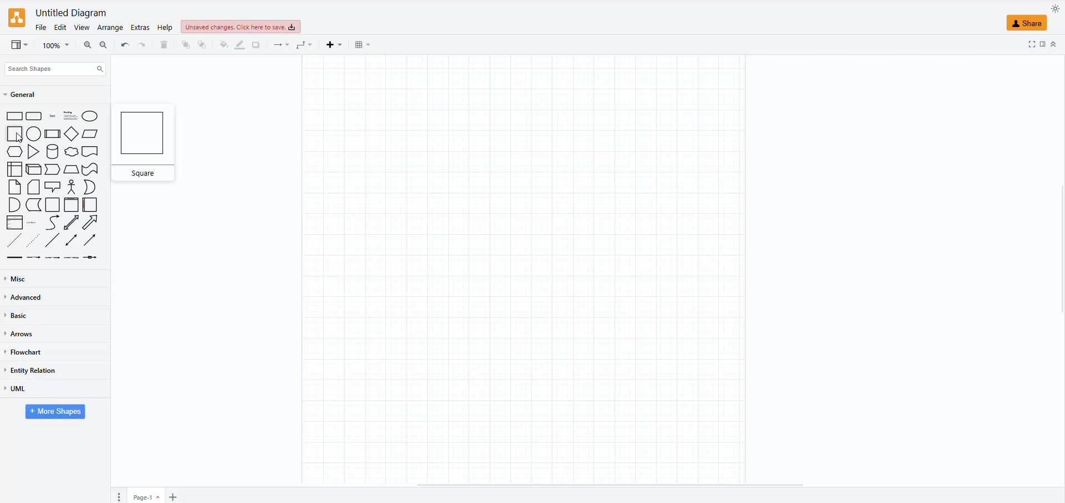  What do you see at coordinates (1042, 44) in the screenshot?
I see `fullscreen` at bounding box center [1042, 44].